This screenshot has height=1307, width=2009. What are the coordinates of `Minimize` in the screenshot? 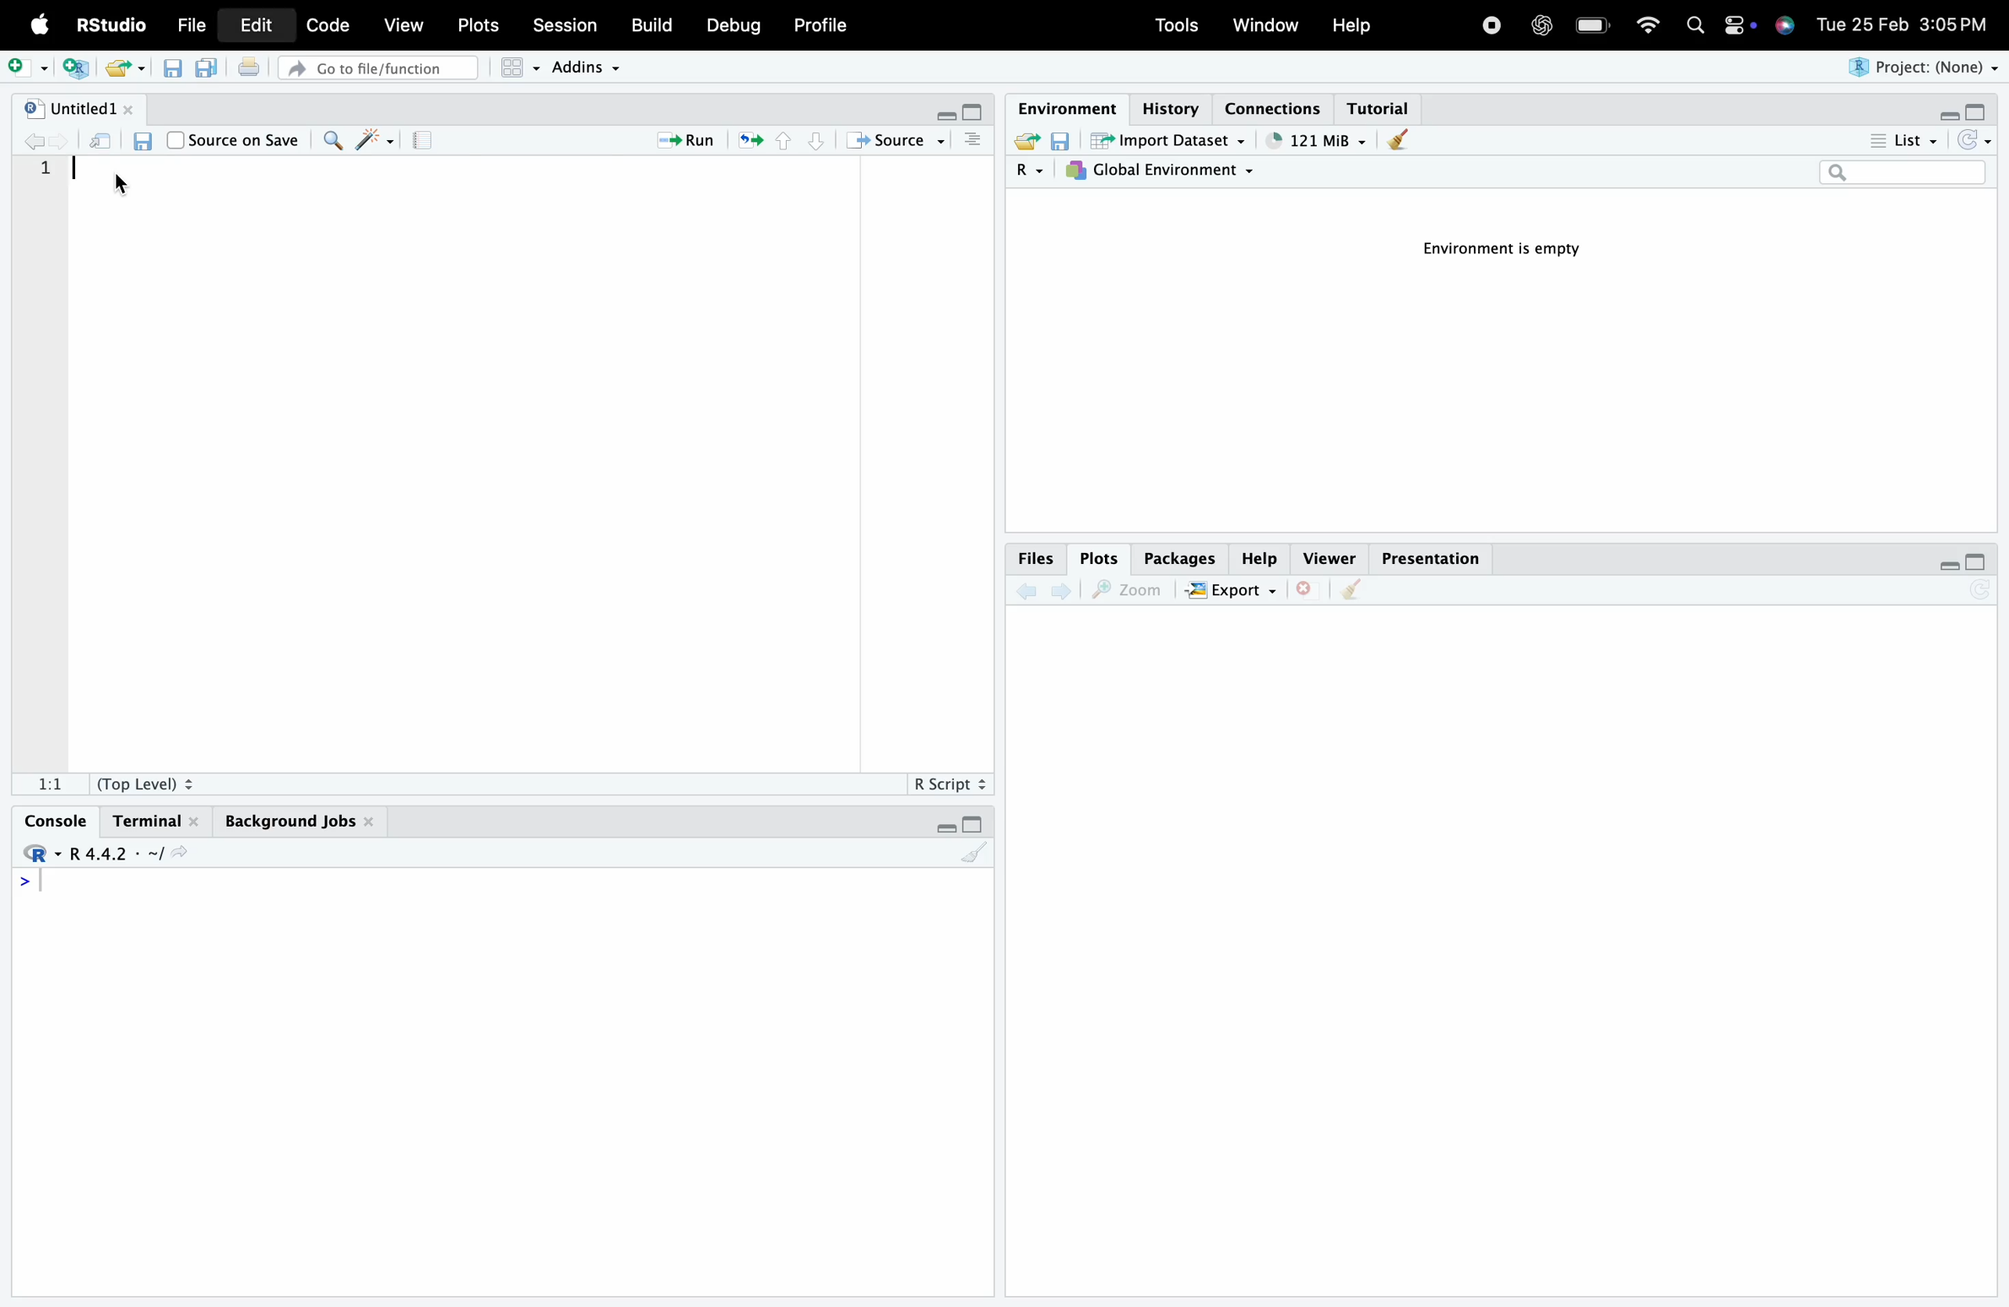 It's located at (1951, 564).